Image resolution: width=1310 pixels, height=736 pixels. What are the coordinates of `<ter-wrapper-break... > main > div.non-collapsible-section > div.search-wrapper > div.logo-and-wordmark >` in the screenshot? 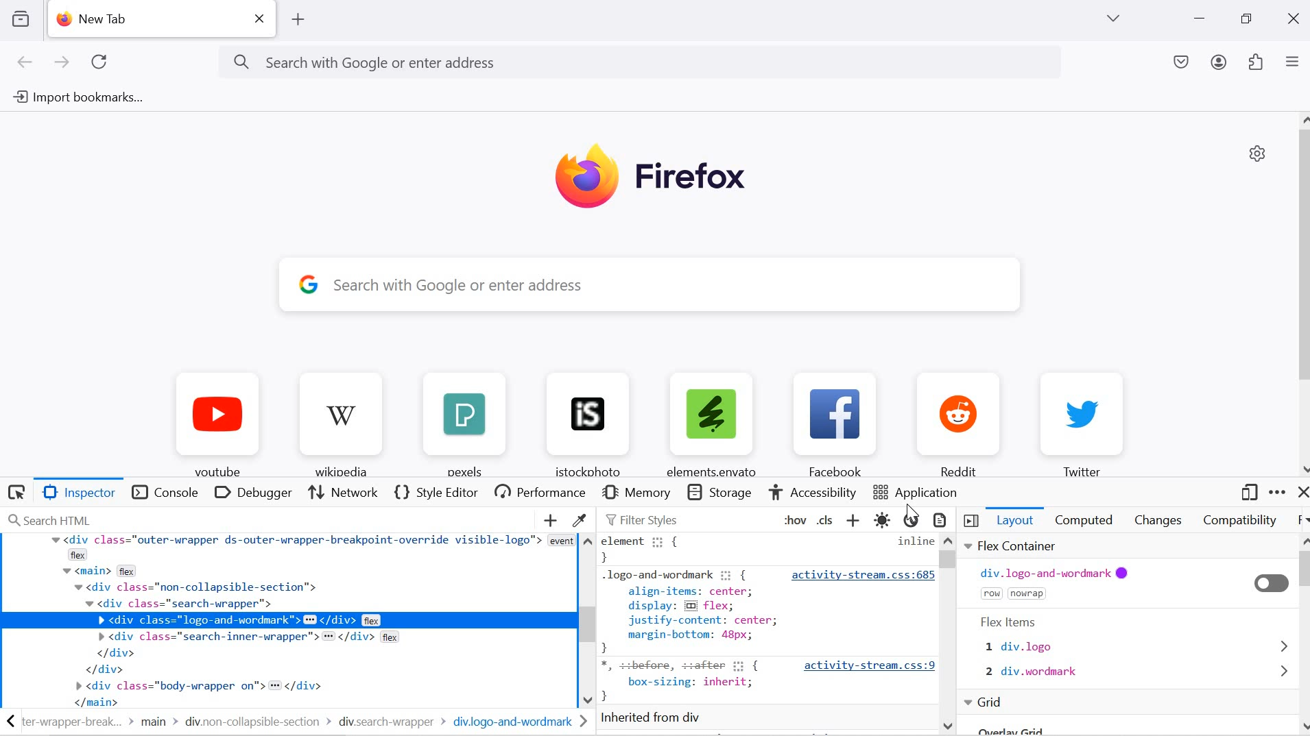 It's located at (296, 722).